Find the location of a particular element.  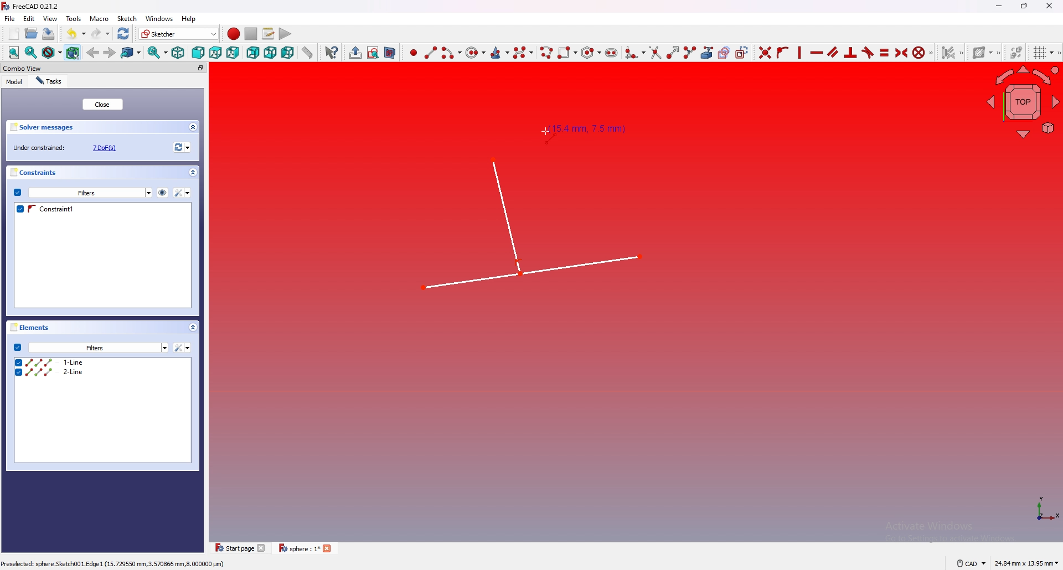

Close is located at coordinates (104, 105).